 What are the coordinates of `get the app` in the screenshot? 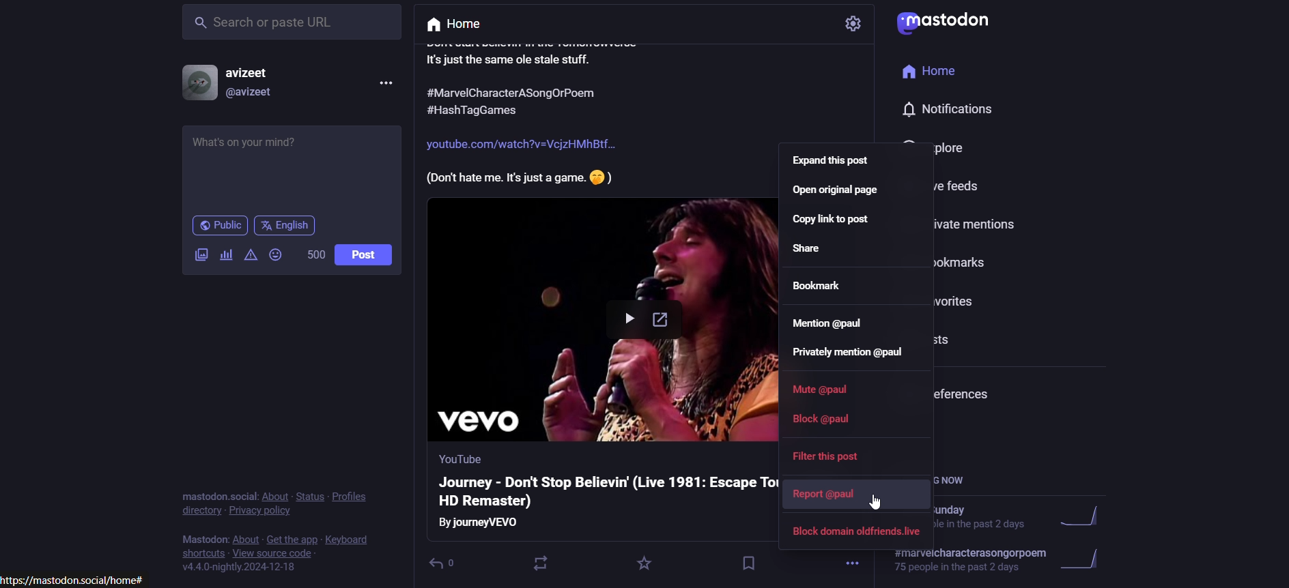 It's located at (289, 538).